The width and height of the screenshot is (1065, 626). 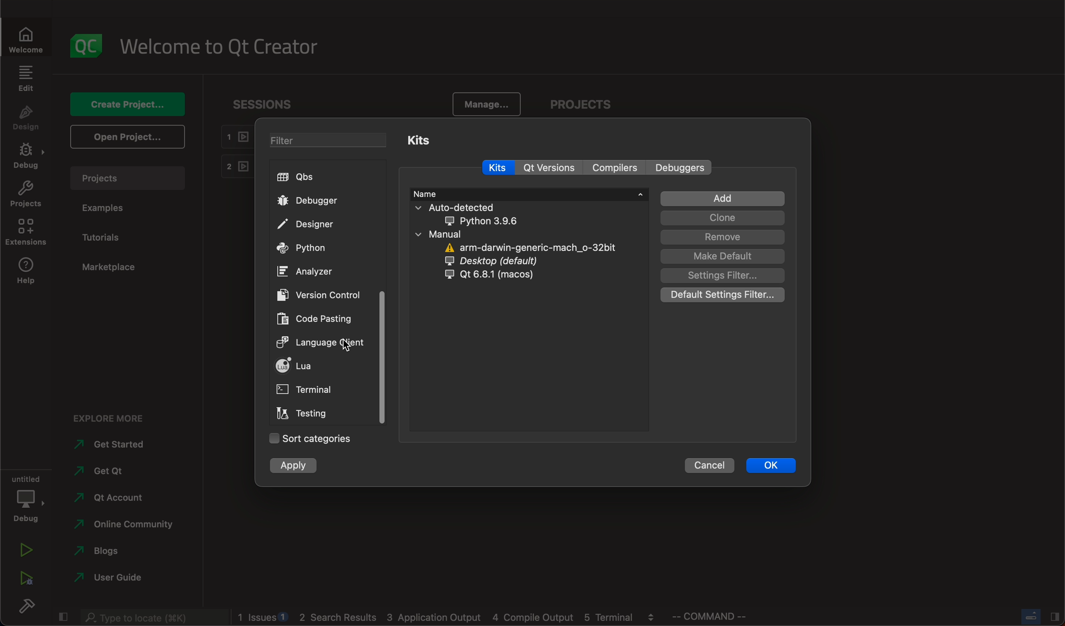 I want to click on run, so click(x=27, y=549).